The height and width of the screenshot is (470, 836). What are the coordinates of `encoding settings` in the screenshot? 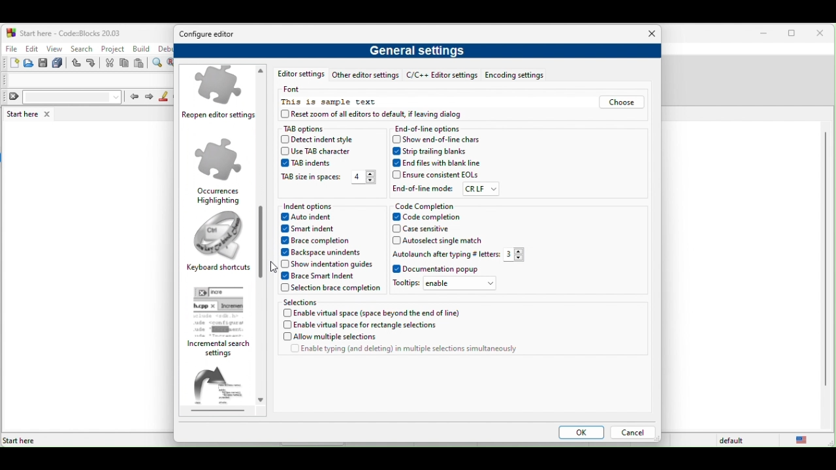 It's located at (521, 76).